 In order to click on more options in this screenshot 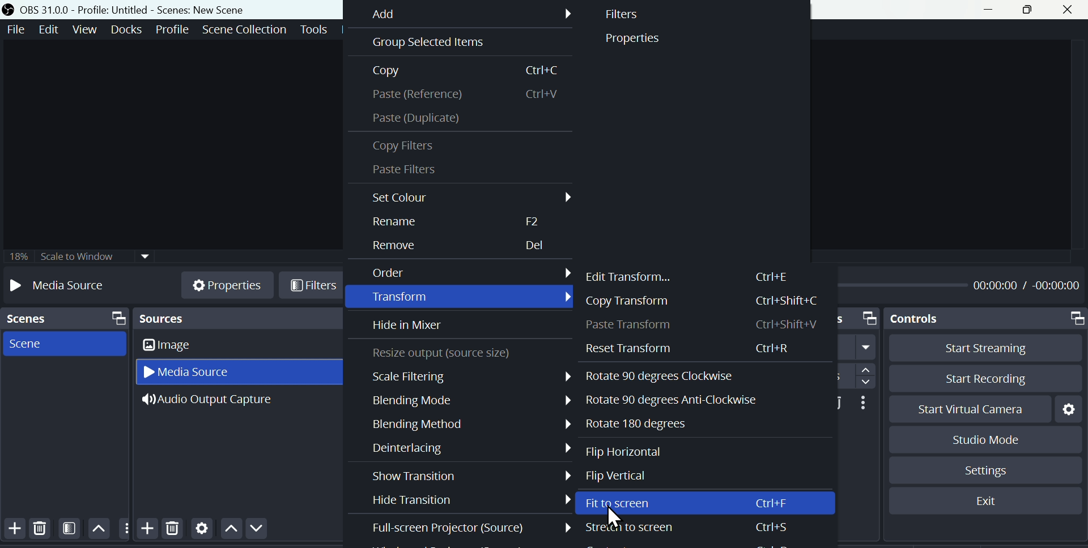, I will do `click(124, 528)`.